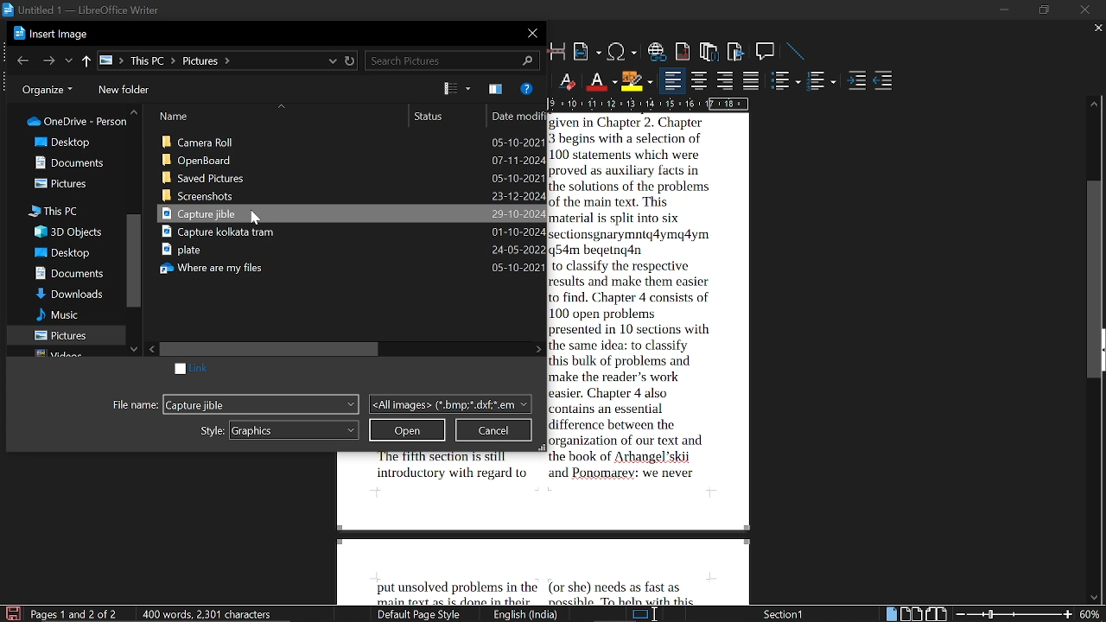 This screenshot has height=622, width=1106. I want to click on move up in folders, so click(135, 111).